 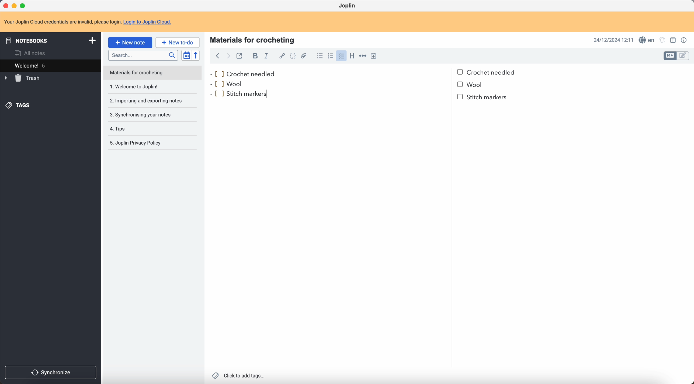 I want to click on tags, so click(x=19, y=106).